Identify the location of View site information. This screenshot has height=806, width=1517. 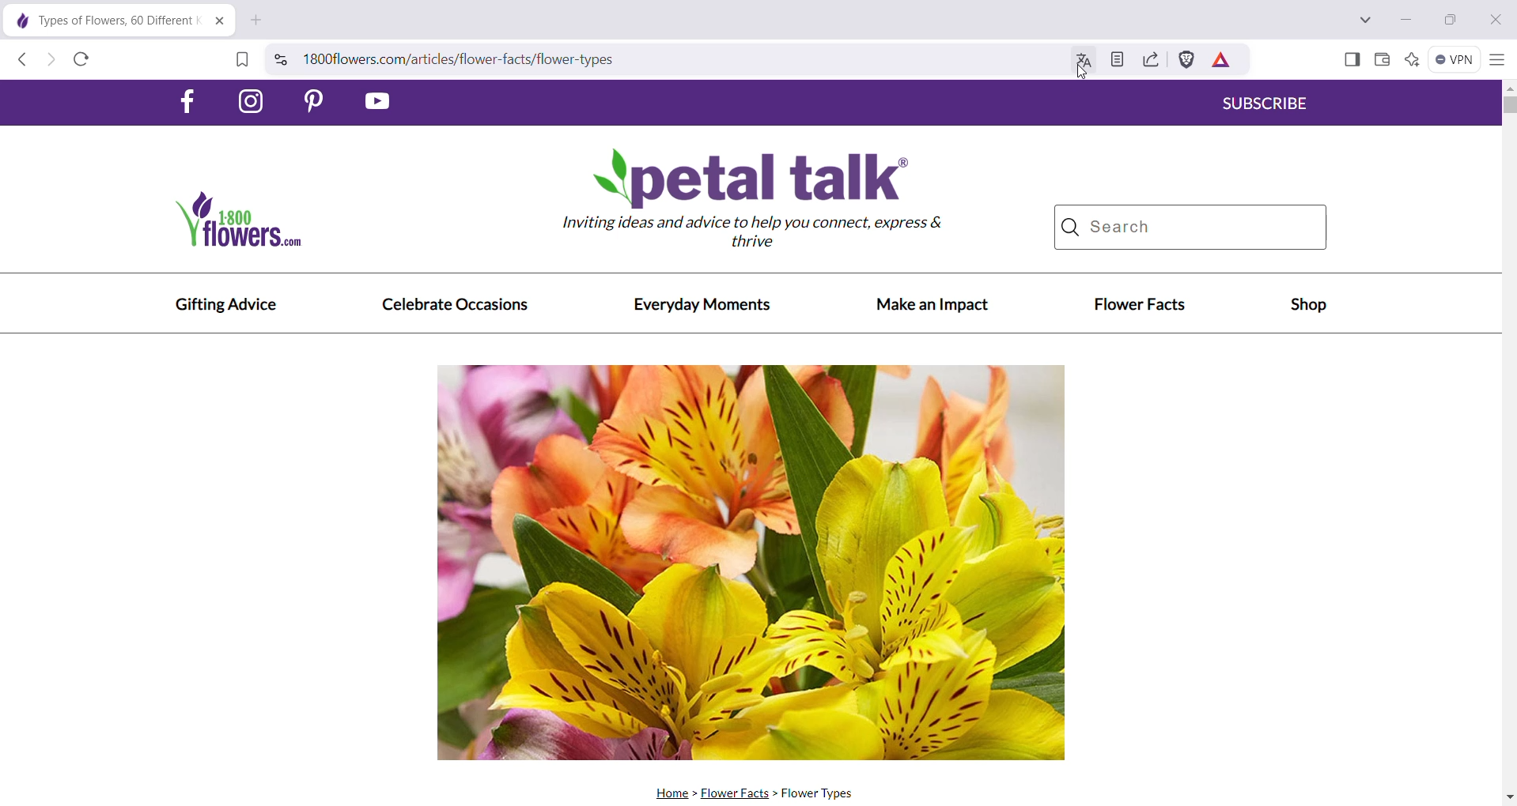
(282, 58).